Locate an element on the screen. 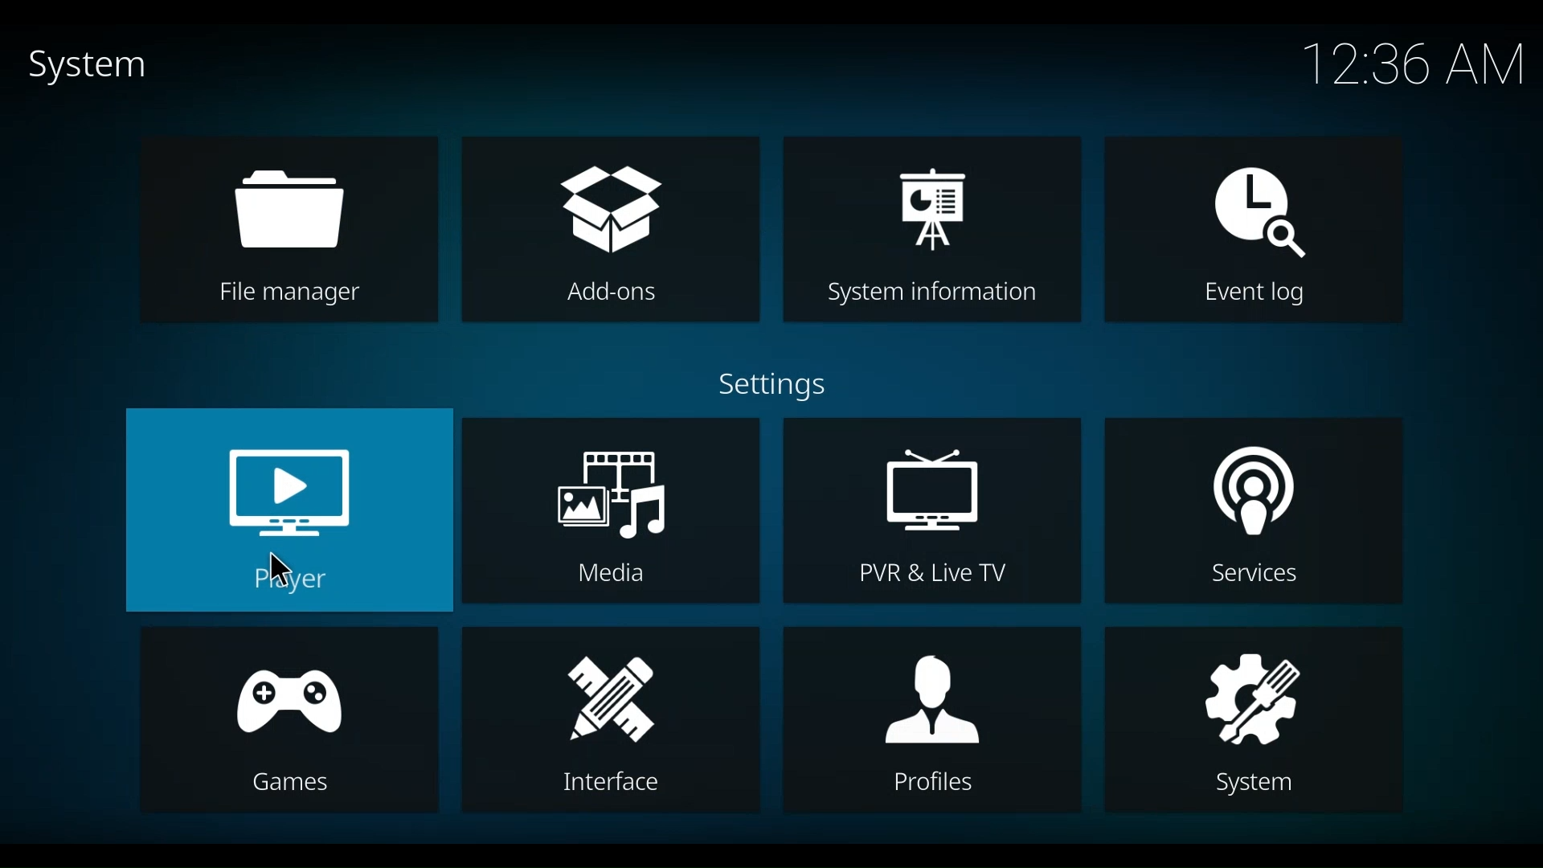 Image resolution: width=1543 pixels, height=868 pixels. System Information is located at coordinates (932, 231).